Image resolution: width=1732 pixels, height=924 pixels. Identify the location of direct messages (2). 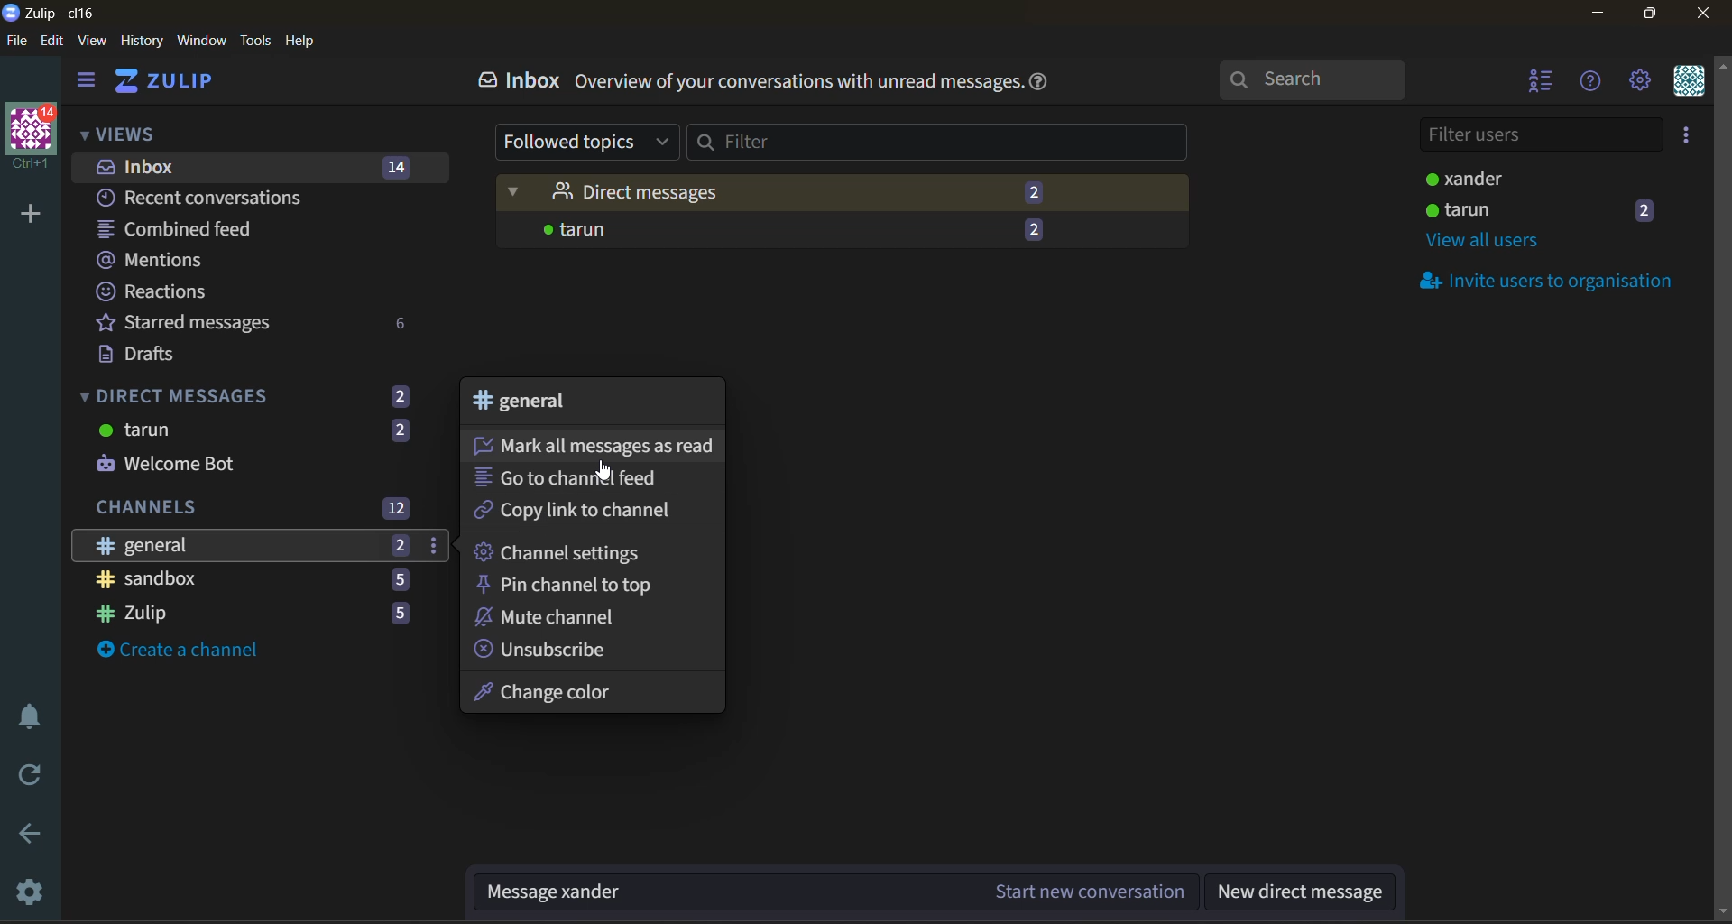
(250, 393).